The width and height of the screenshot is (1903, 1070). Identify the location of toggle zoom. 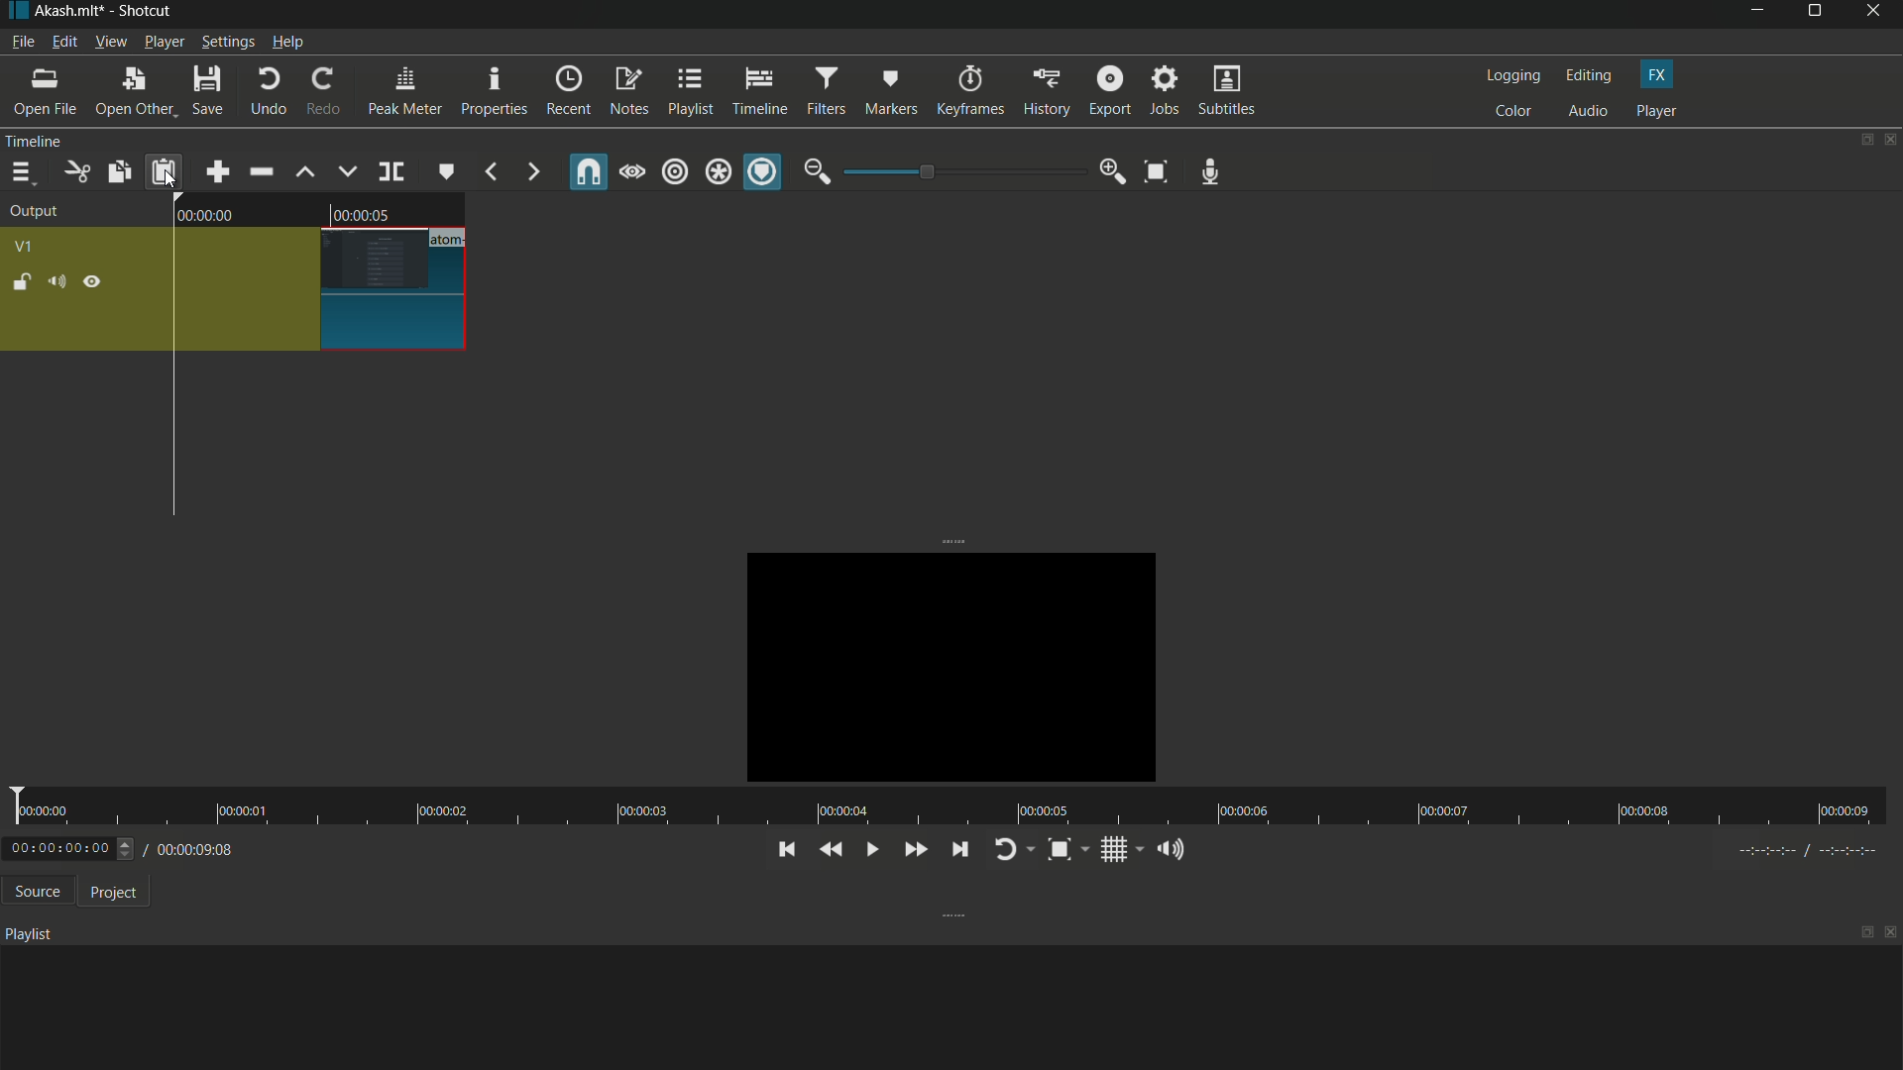
(1158, 170).